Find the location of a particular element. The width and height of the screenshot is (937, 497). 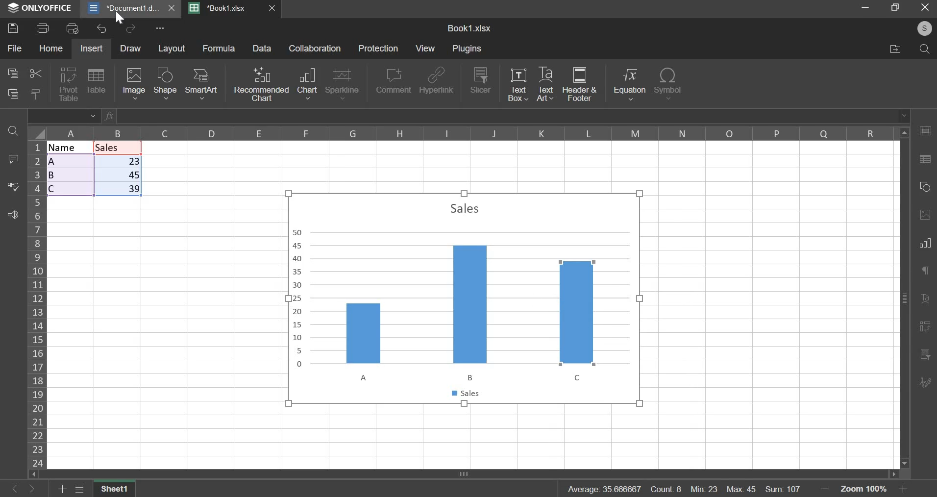

smart art is located at coordinates (201, 84).